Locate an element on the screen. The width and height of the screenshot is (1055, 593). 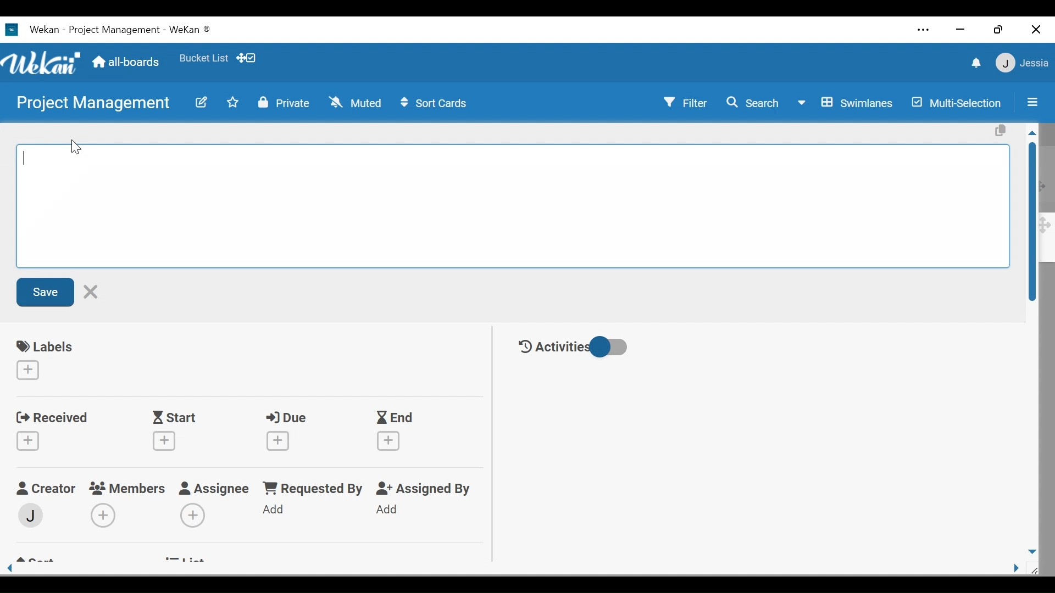
cursor is located at coordinates (74, 146).